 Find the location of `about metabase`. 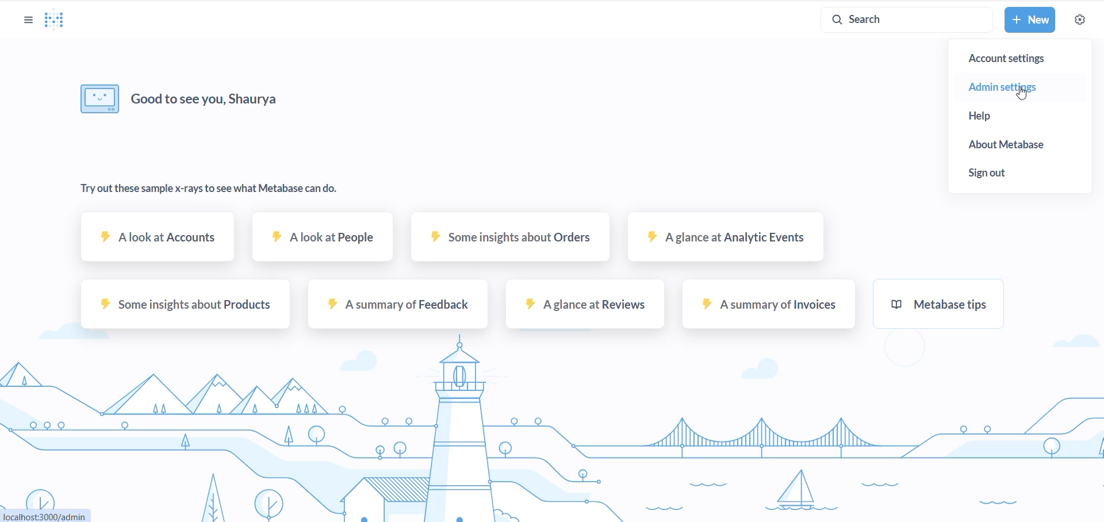

about metabase is located at coordinates (1020, 147).